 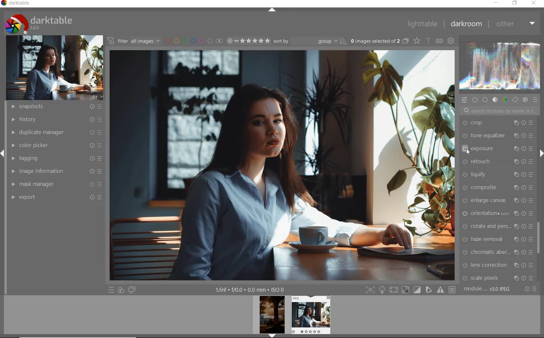 I want to click on SELECTED  IMAGE RANGE RATING, so click(x=248, y=41).